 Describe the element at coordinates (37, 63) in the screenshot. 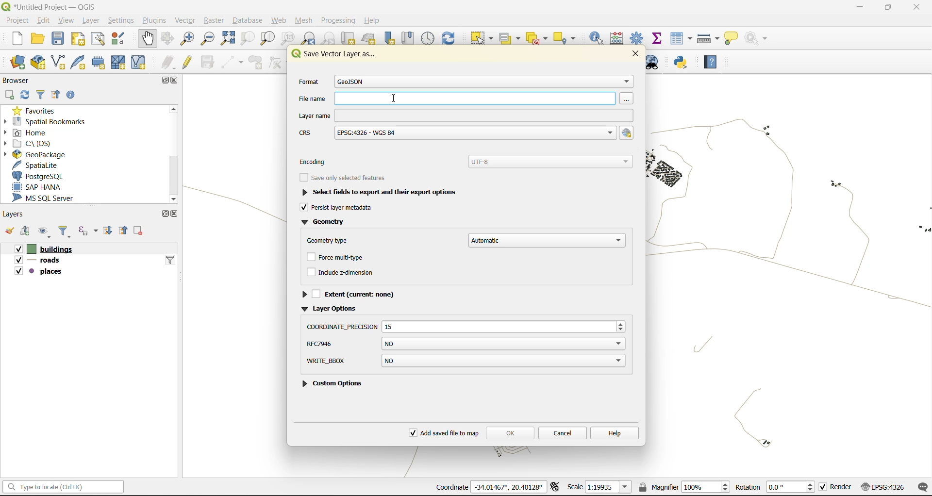

I see `new geopackage` at that location.